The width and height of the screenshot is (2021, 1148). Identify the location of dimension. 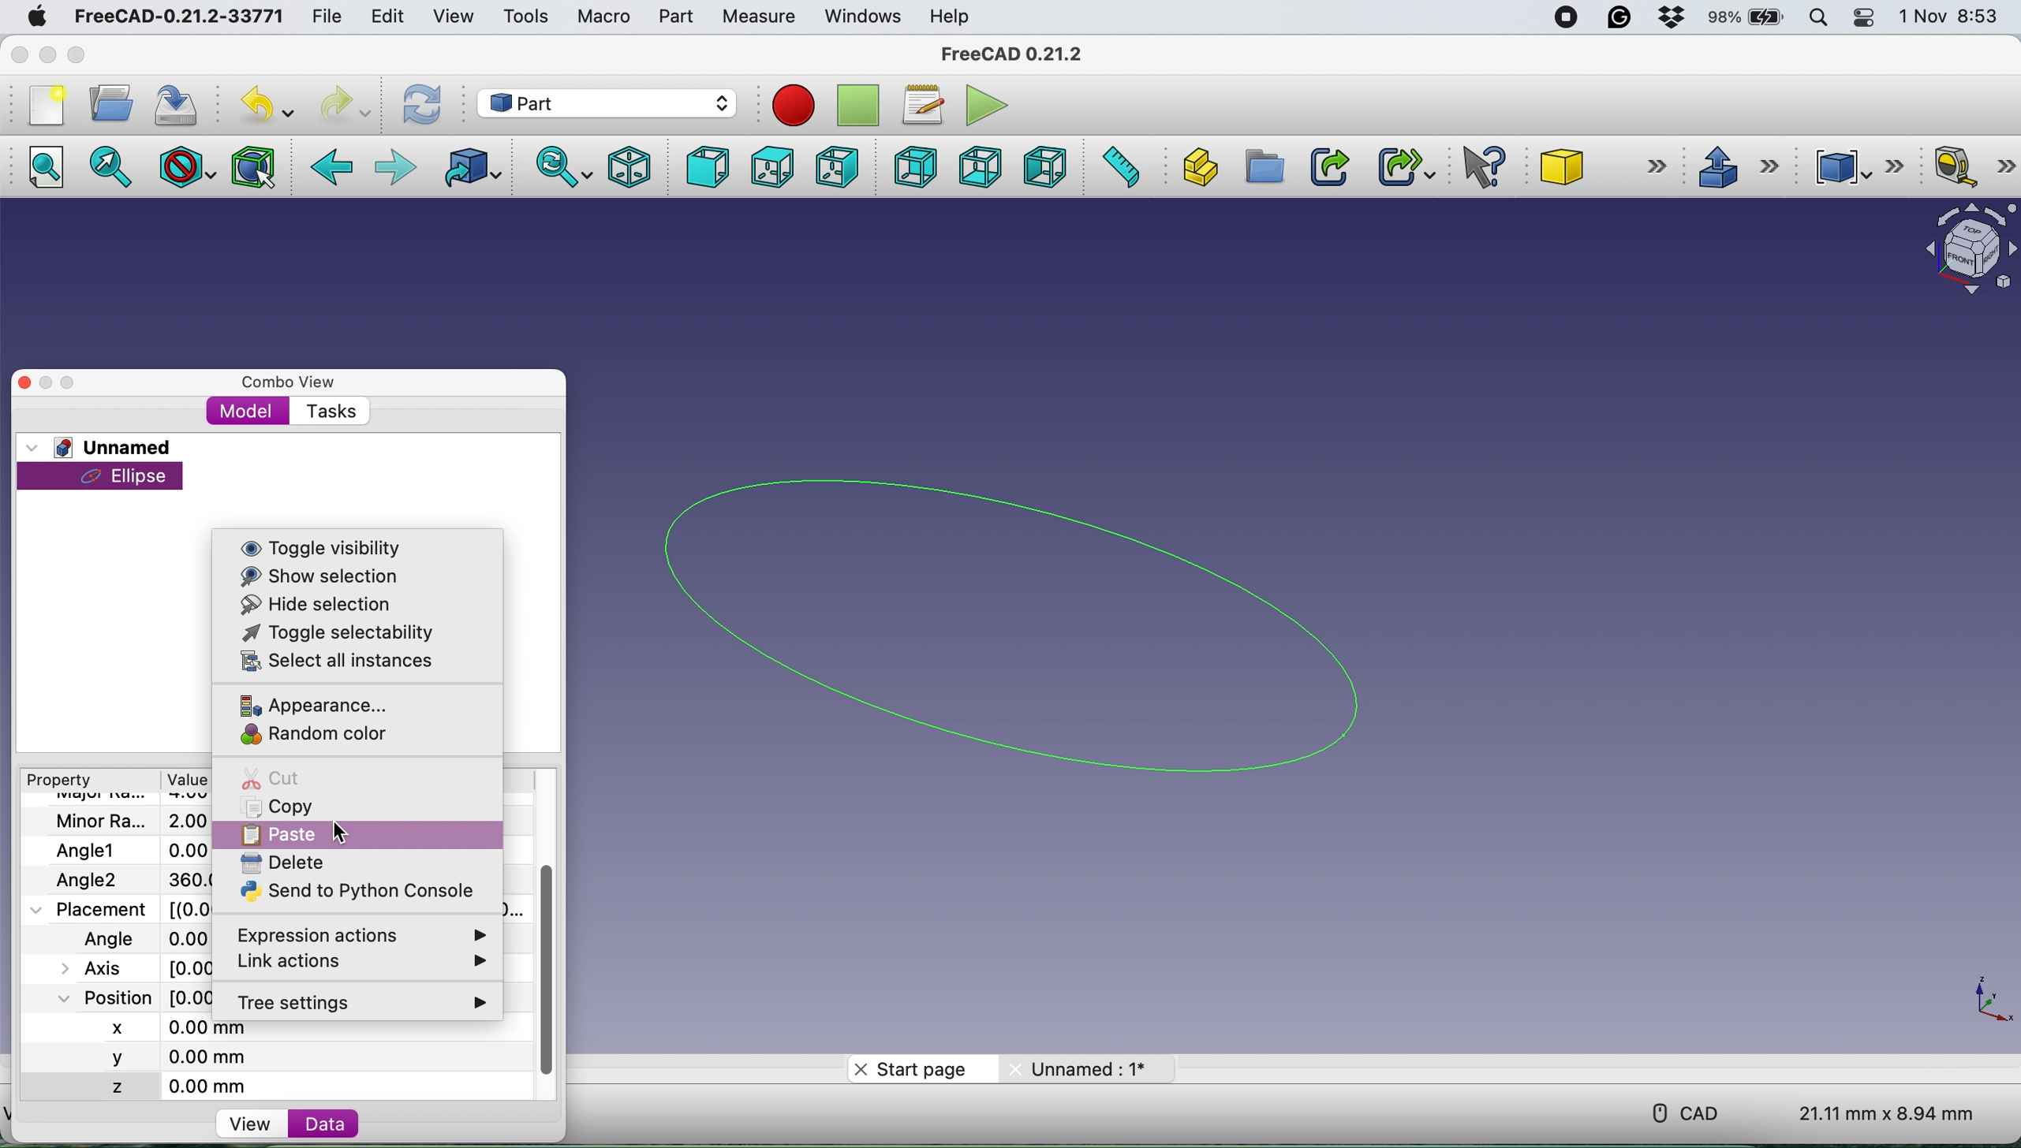
(1890, 1113).